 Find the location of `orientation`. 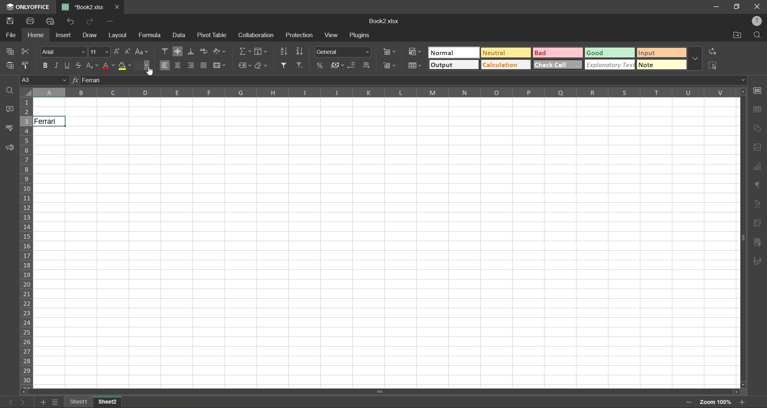

orientation is located at coordinates (221, 51).